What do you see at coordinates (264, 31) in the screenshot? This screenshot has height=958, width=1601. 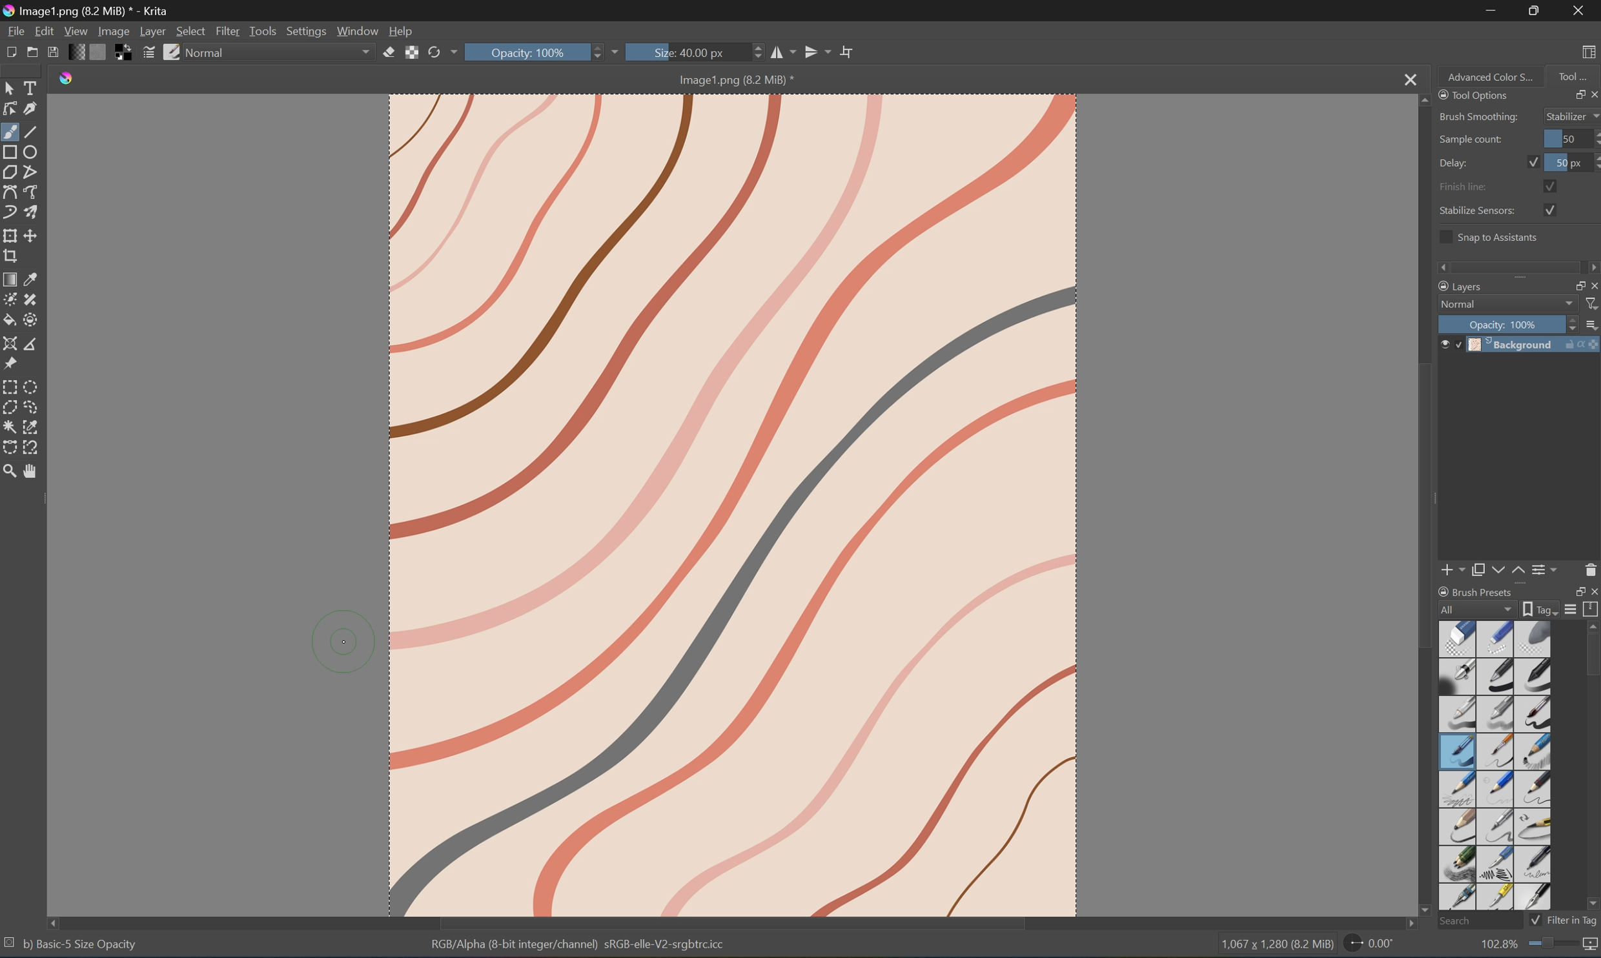 I see `Tools` at bounding box center [264, 31].